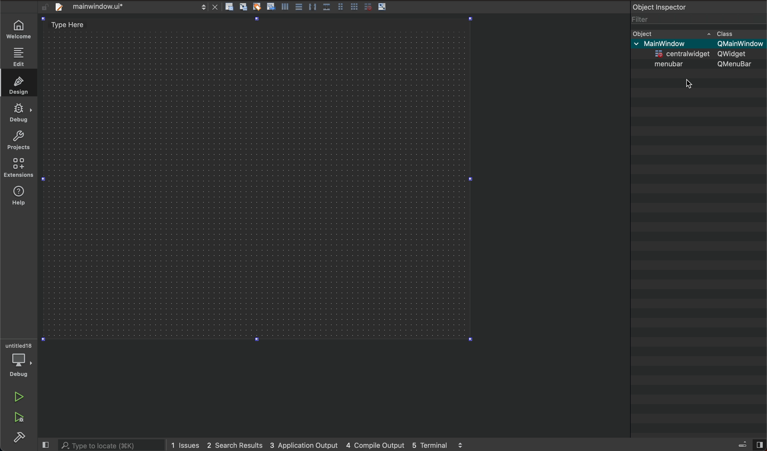 The width and height of the screenshot is (767, 451). I want to click on help, so click(17, 169).